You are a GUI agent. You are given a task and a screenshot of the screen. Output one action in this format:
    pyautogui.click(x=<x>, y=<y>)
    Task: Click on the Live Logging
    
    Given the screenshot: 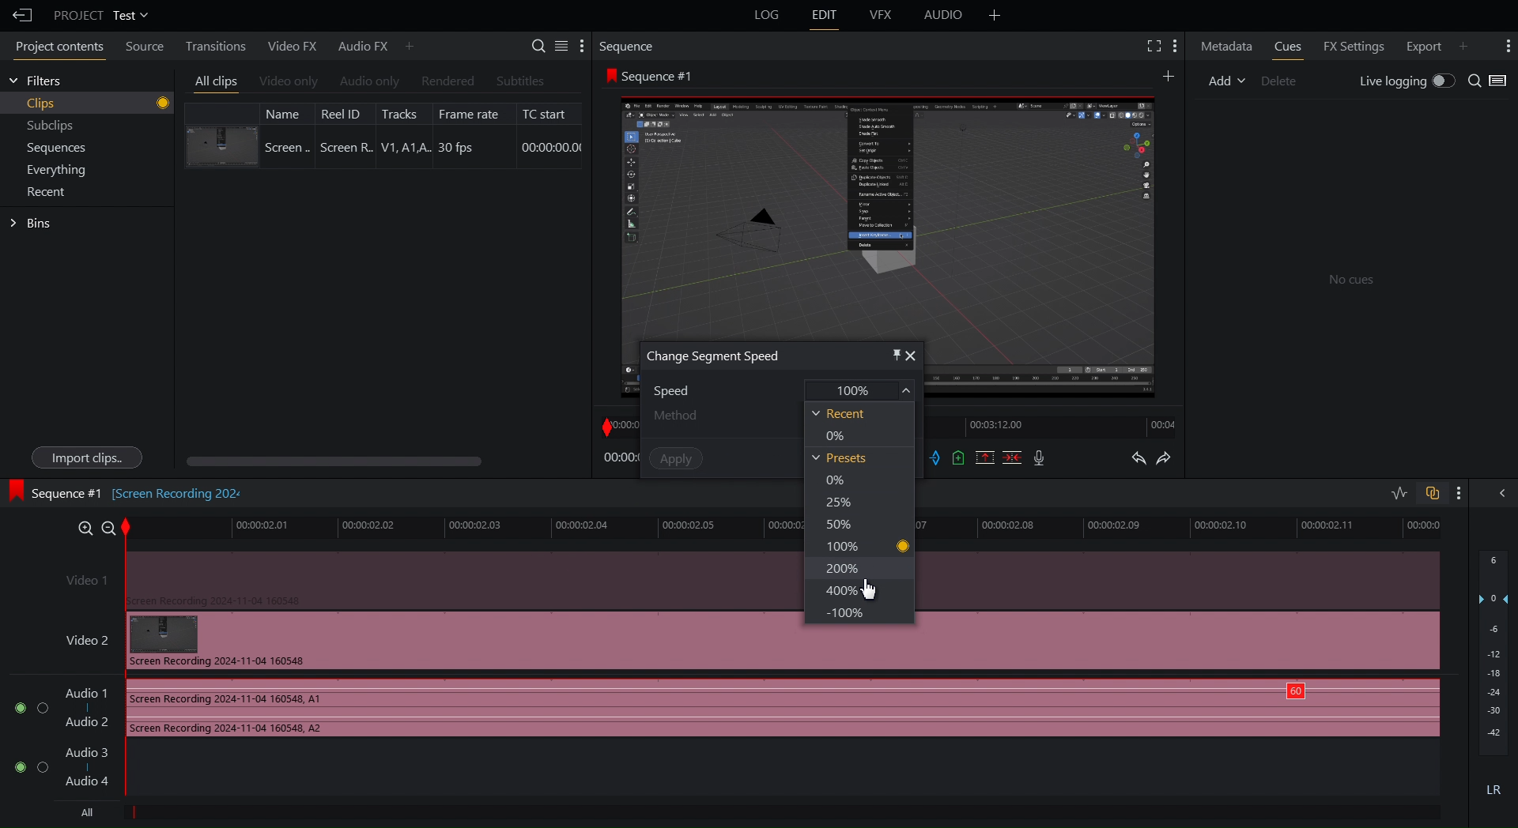 What is the action you would take?
    pyautogui.click(x=1403, y=82)
    